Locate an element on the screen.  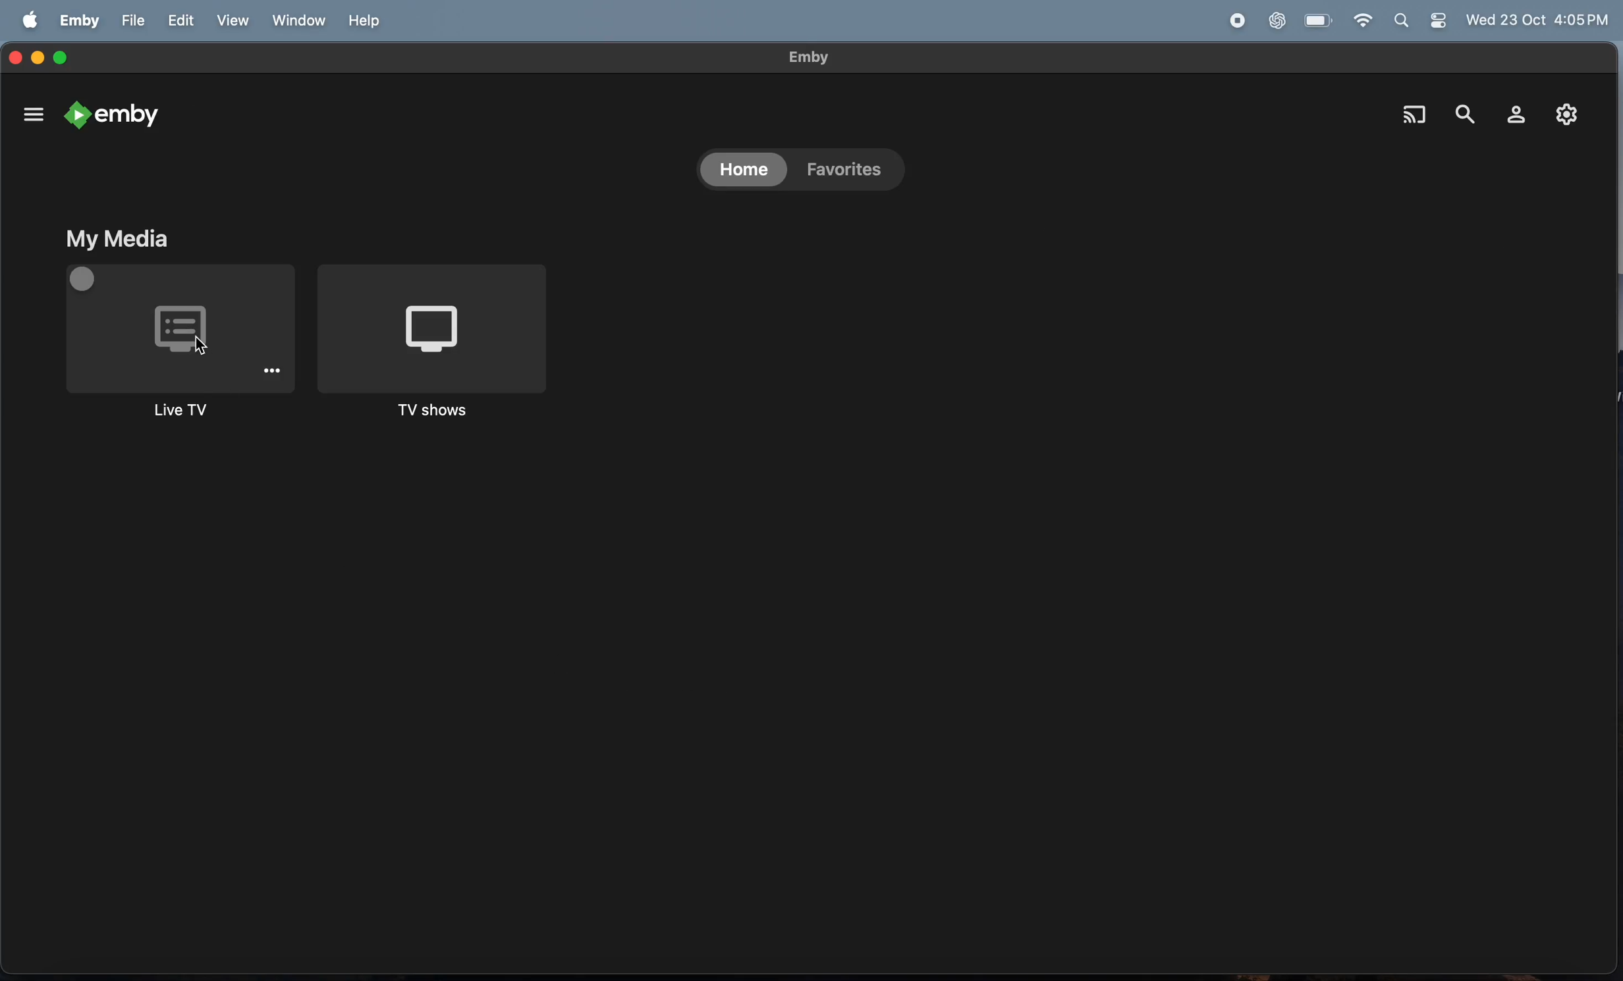
chat gpt is located at coordinates (1279, 20).